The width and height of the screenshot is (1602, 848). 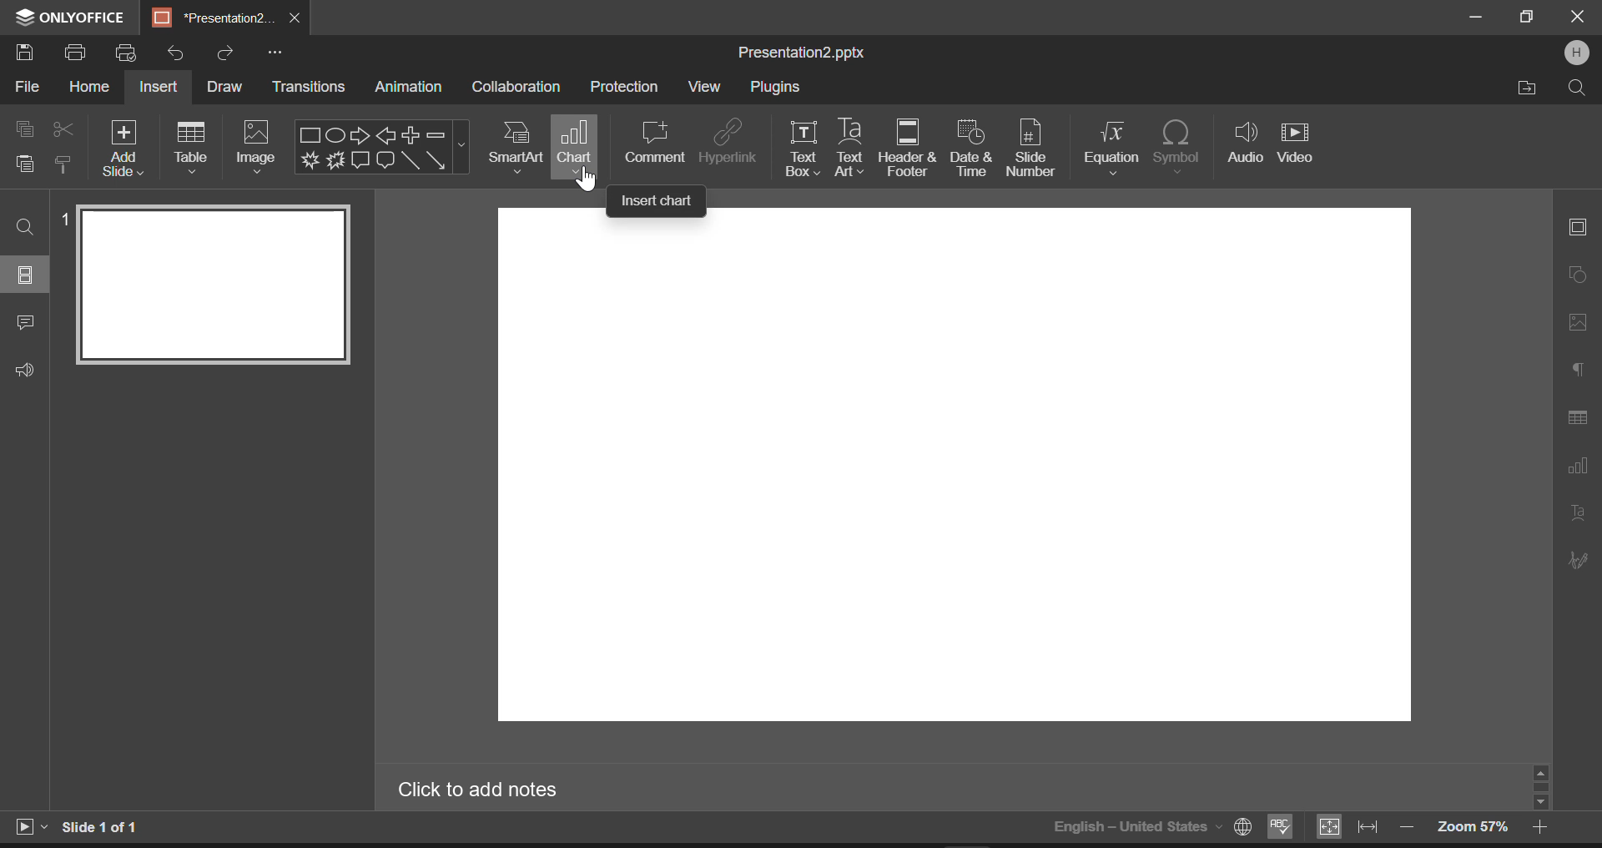 What do you see at coordinates (627, 86) in the screenshot?
I see `Protection` at bounding box center [627, 86].